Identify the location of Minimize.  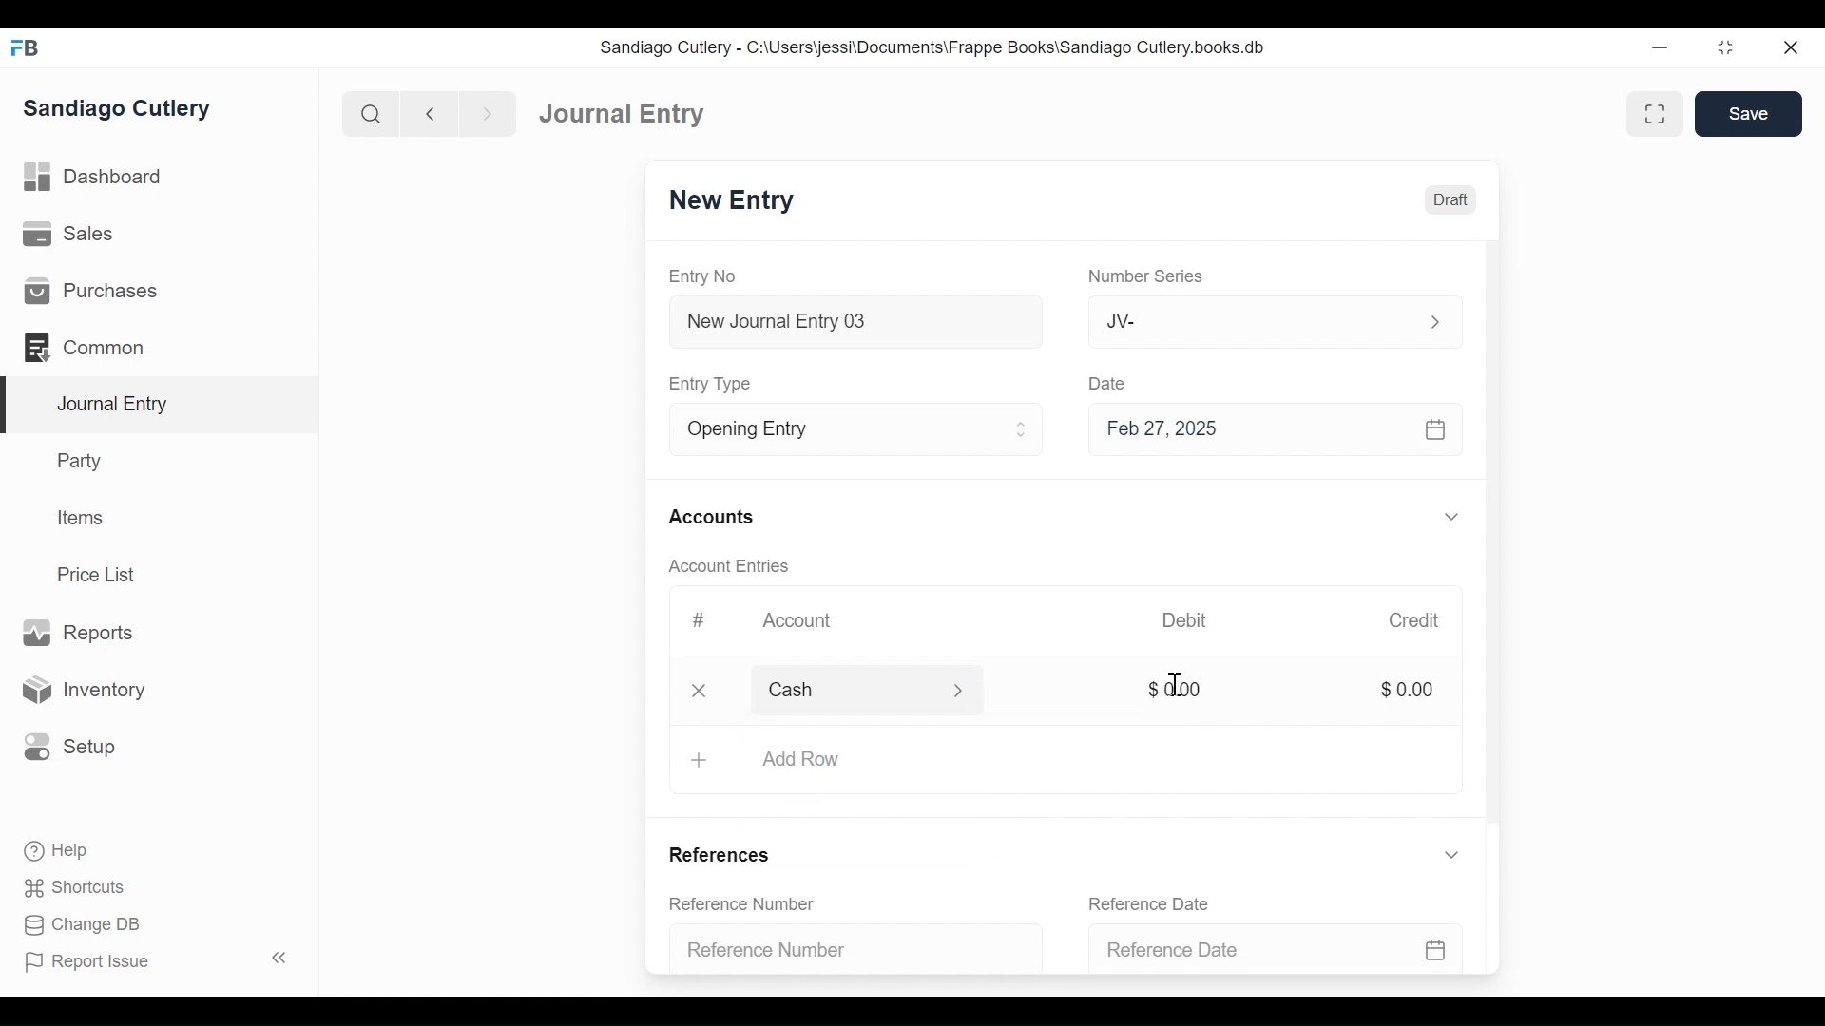
(1662, 47).